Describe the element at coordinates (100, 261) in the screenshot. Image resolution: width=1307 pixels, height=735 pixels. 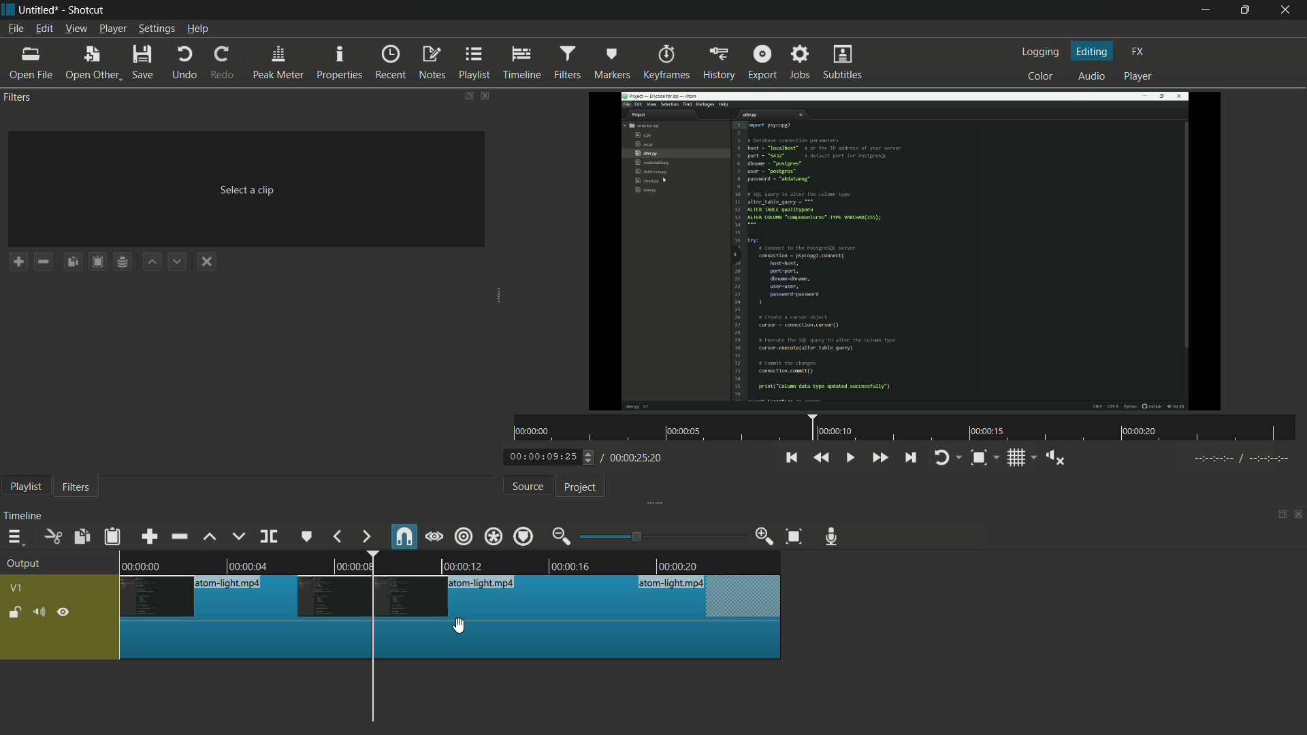
I see `paste filters` at that location.